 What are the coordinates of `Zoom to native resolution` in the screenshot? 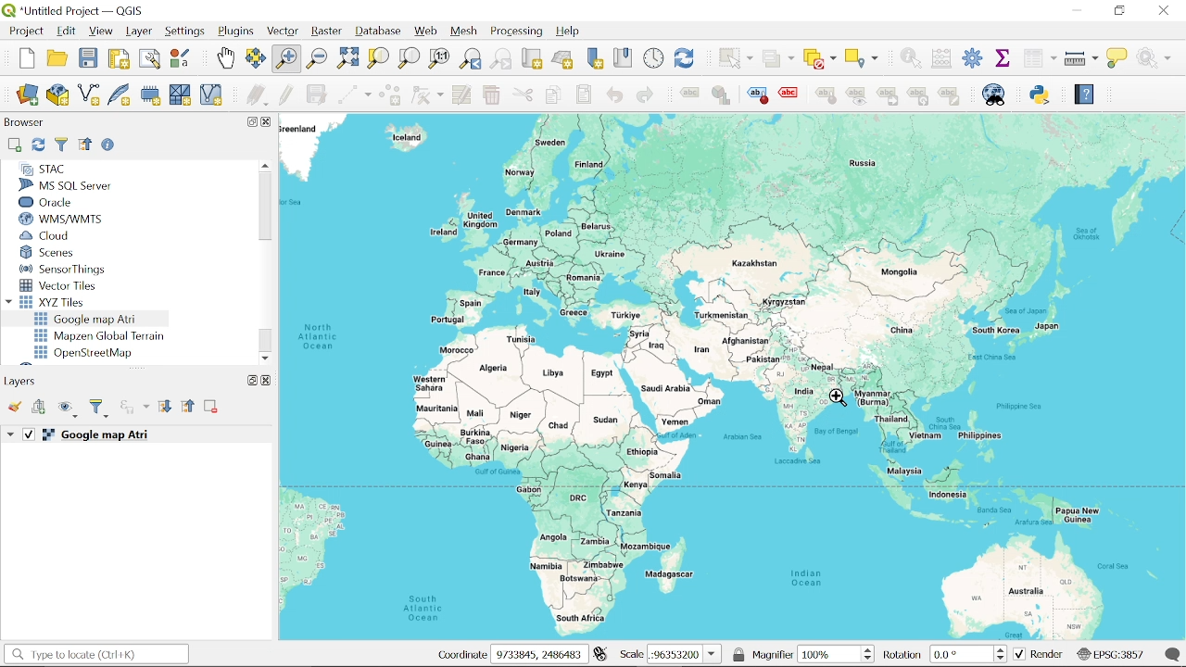 It's located at (439, 57).